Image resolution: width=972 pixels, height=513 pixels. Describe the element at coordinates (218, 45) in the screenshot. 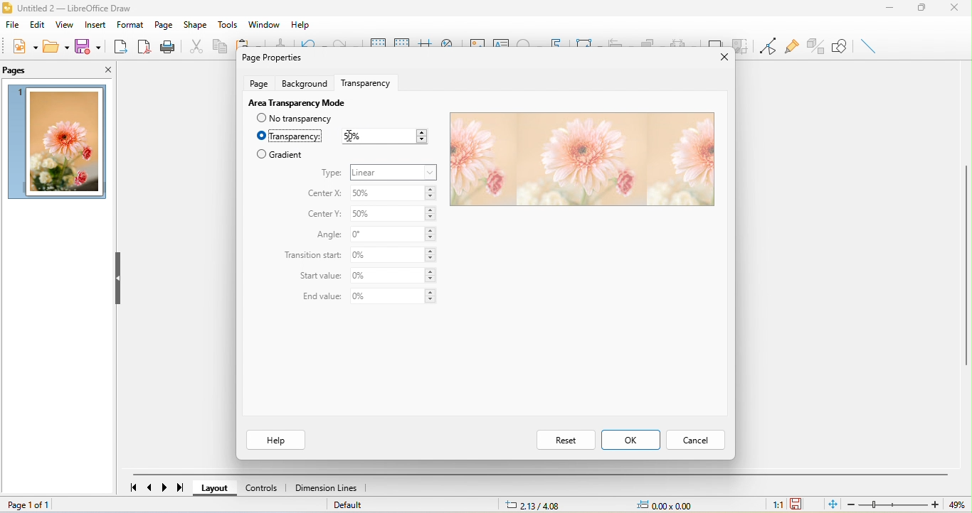

I see `copy` at that location.